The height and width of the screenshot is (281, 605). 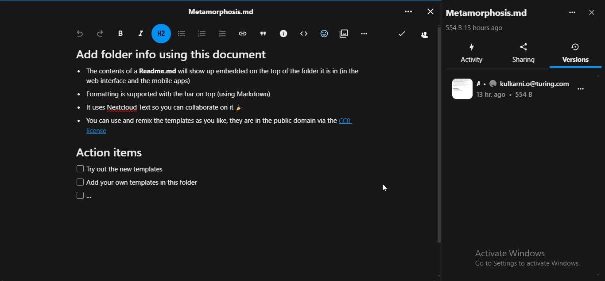 I want to click on close, so click(x=593, y=13).